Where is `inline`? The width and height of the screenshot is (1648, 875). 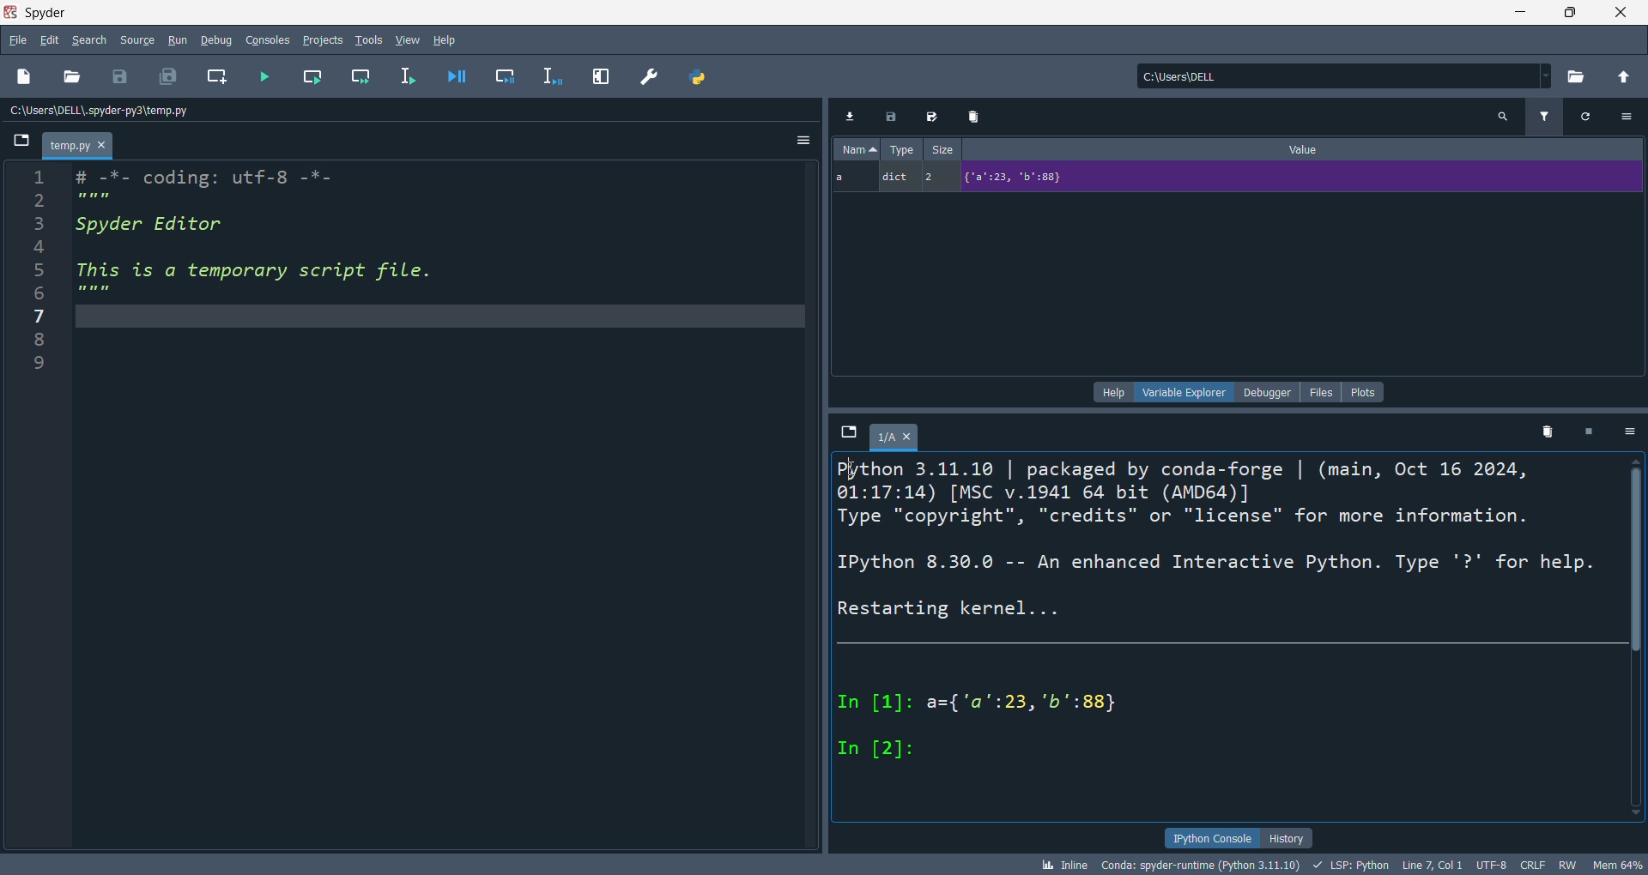 inline is located at coordinates (1062, 865).